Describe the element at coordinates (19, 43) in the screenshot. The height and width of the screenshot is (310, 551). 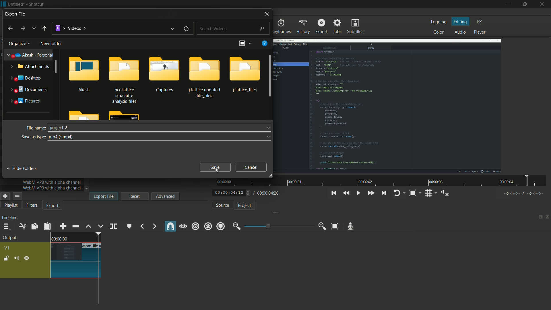
I see `organize` at that location.